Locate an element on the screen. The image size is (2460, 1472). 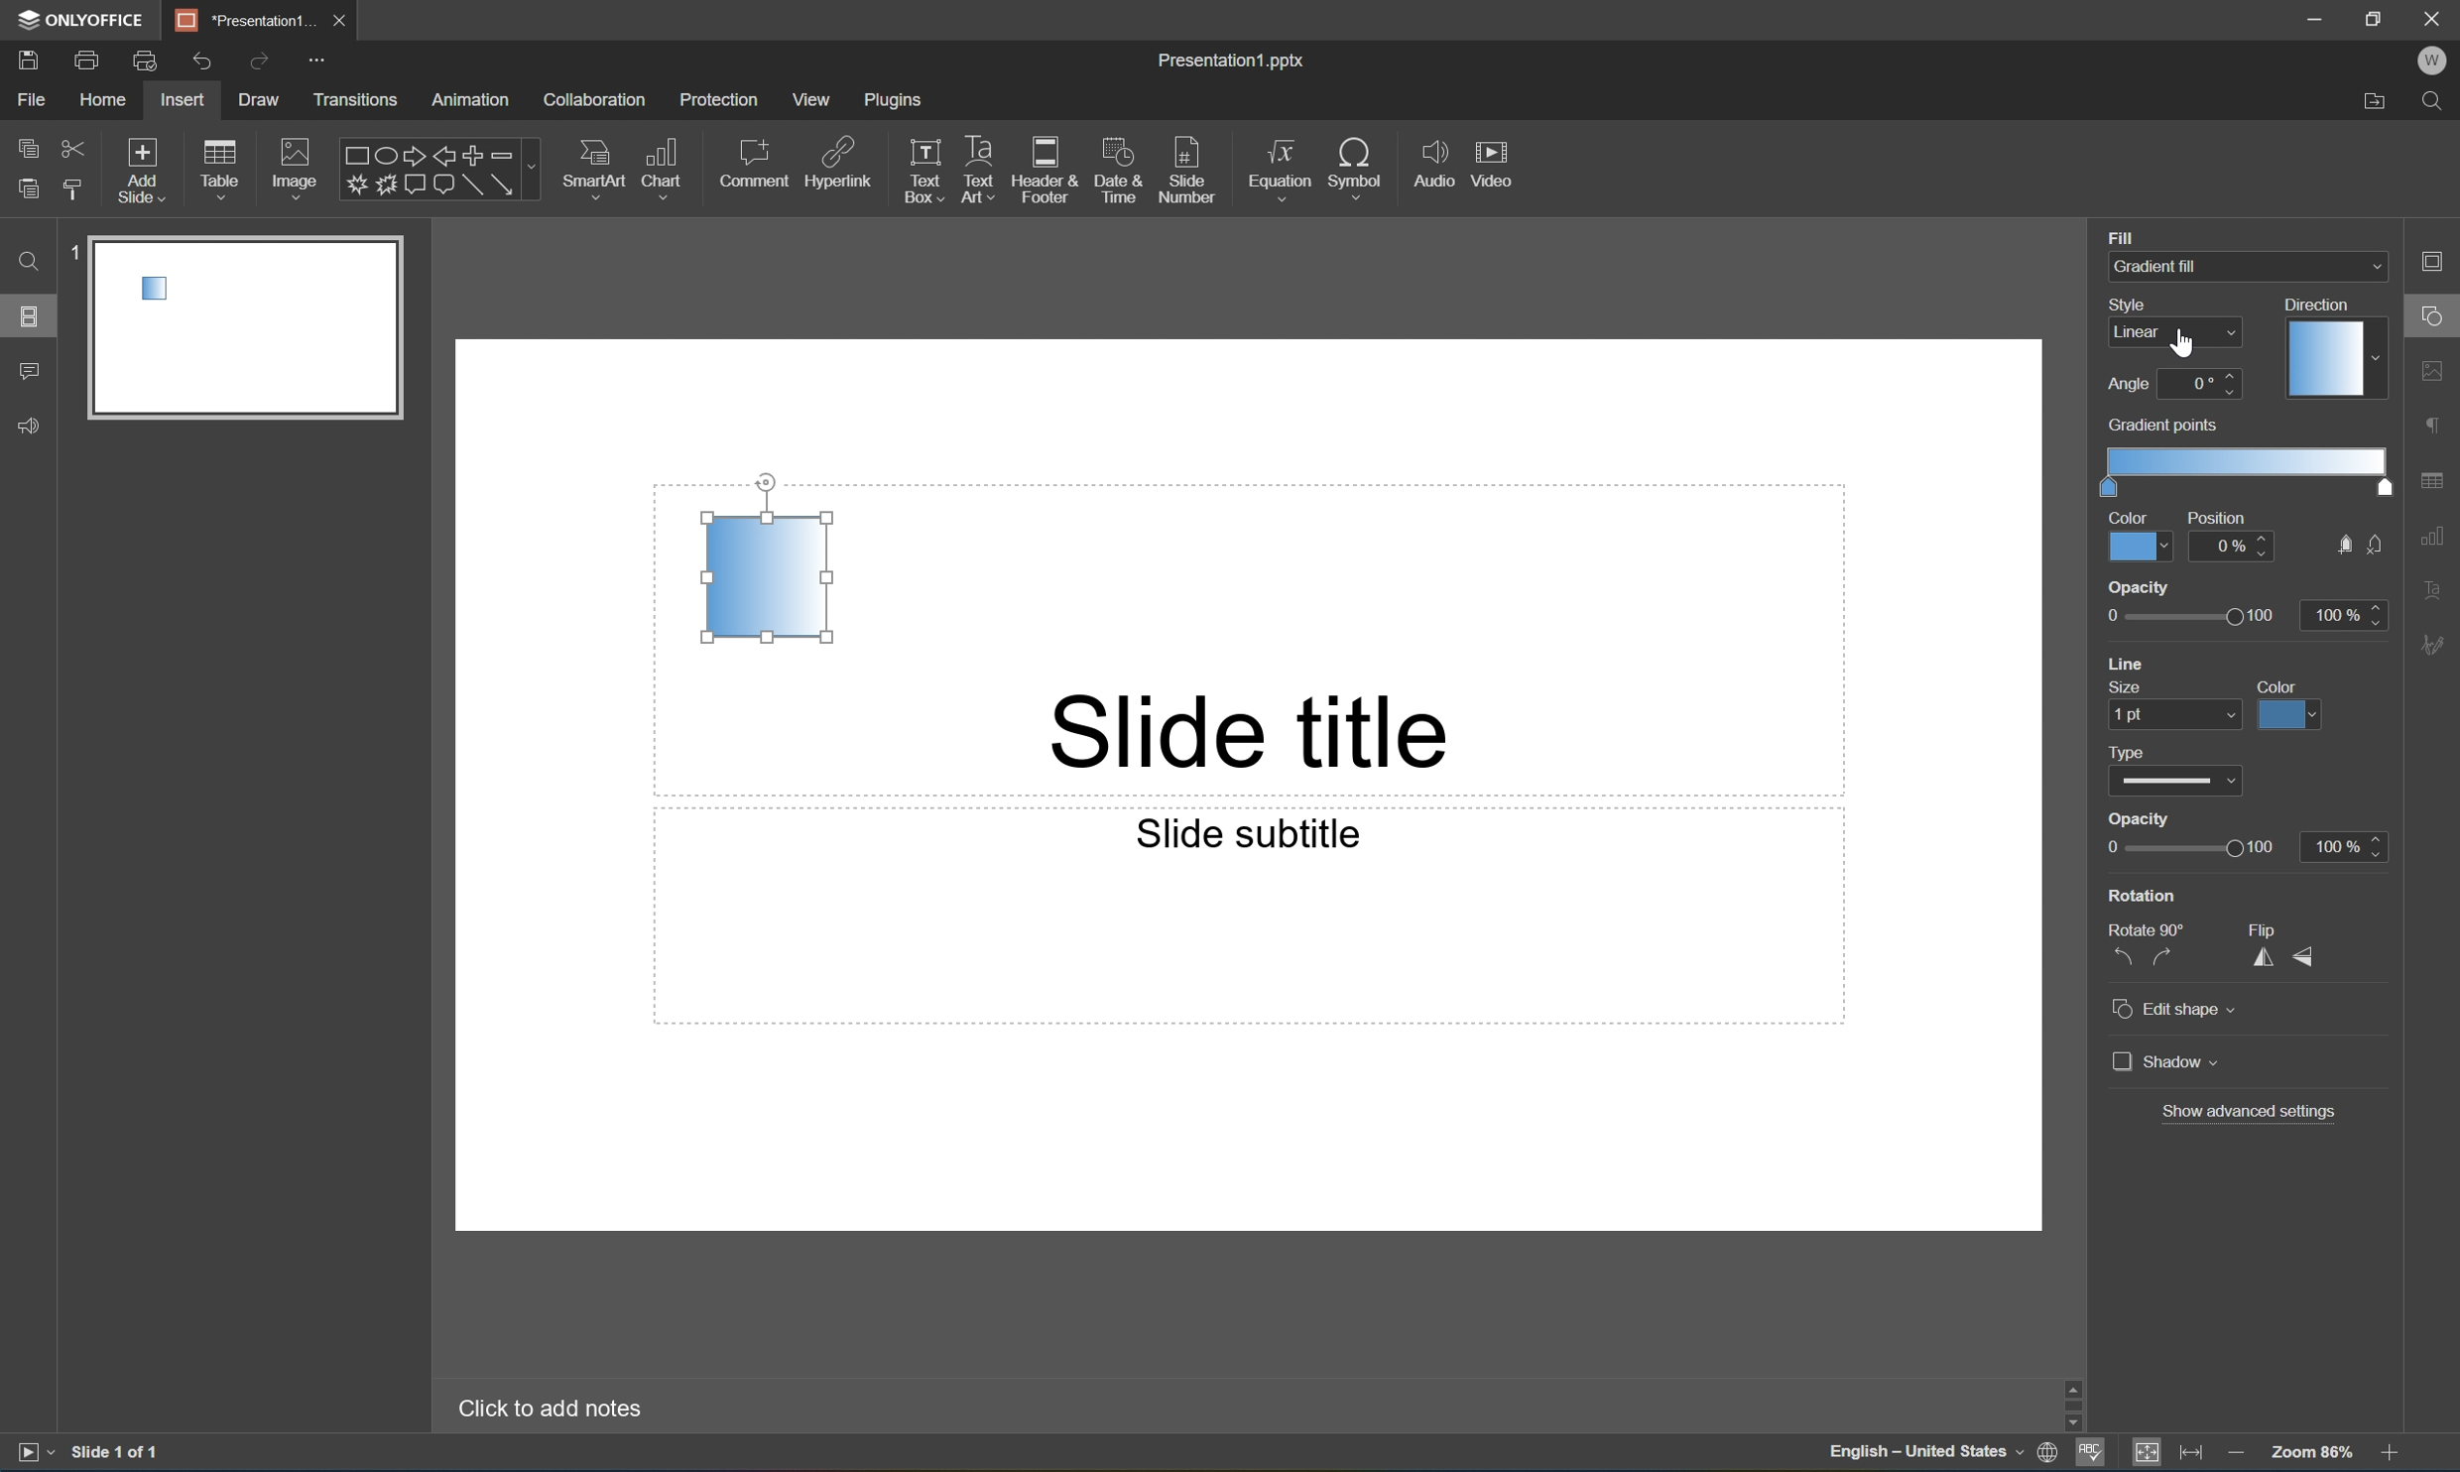
Signature settings is located at coordinates (2437, 646).